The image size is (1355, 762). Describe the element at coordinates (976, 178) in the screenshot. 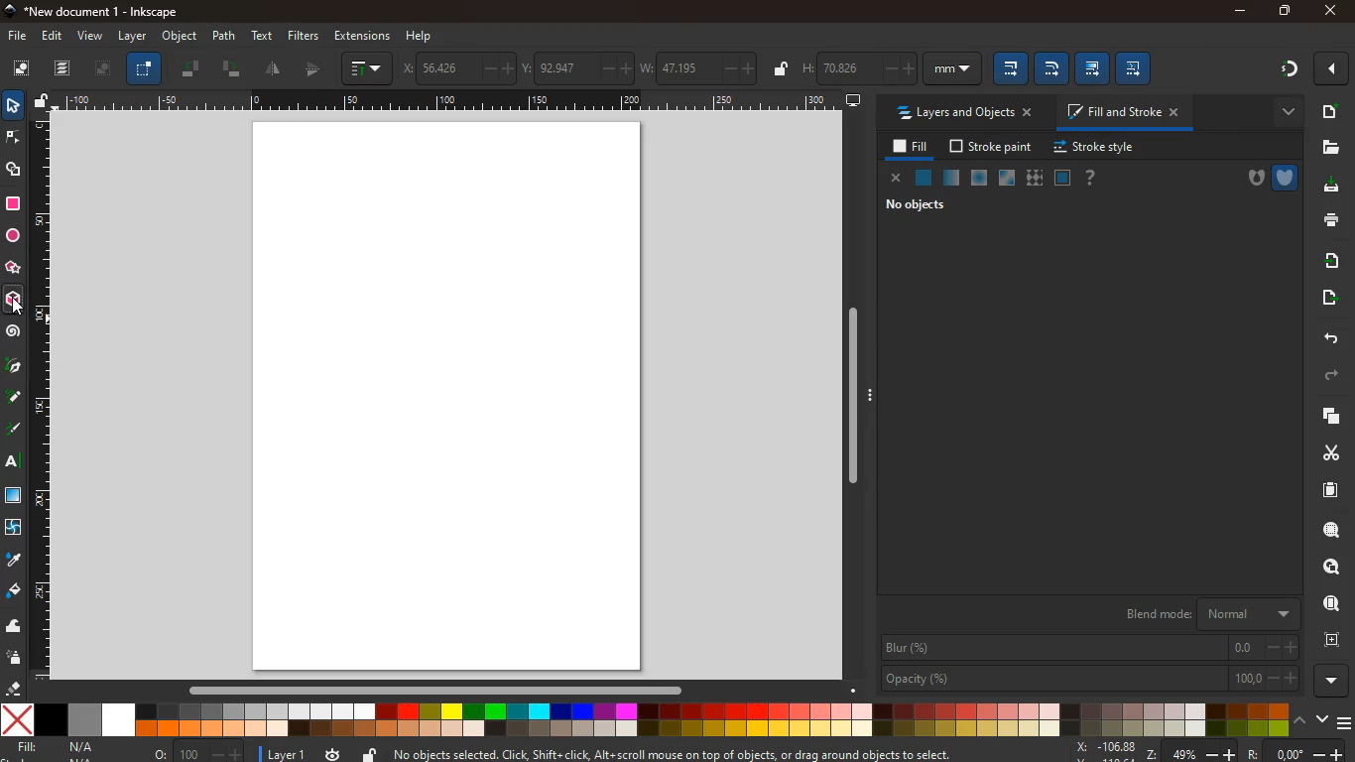

I see `ice` at that location.